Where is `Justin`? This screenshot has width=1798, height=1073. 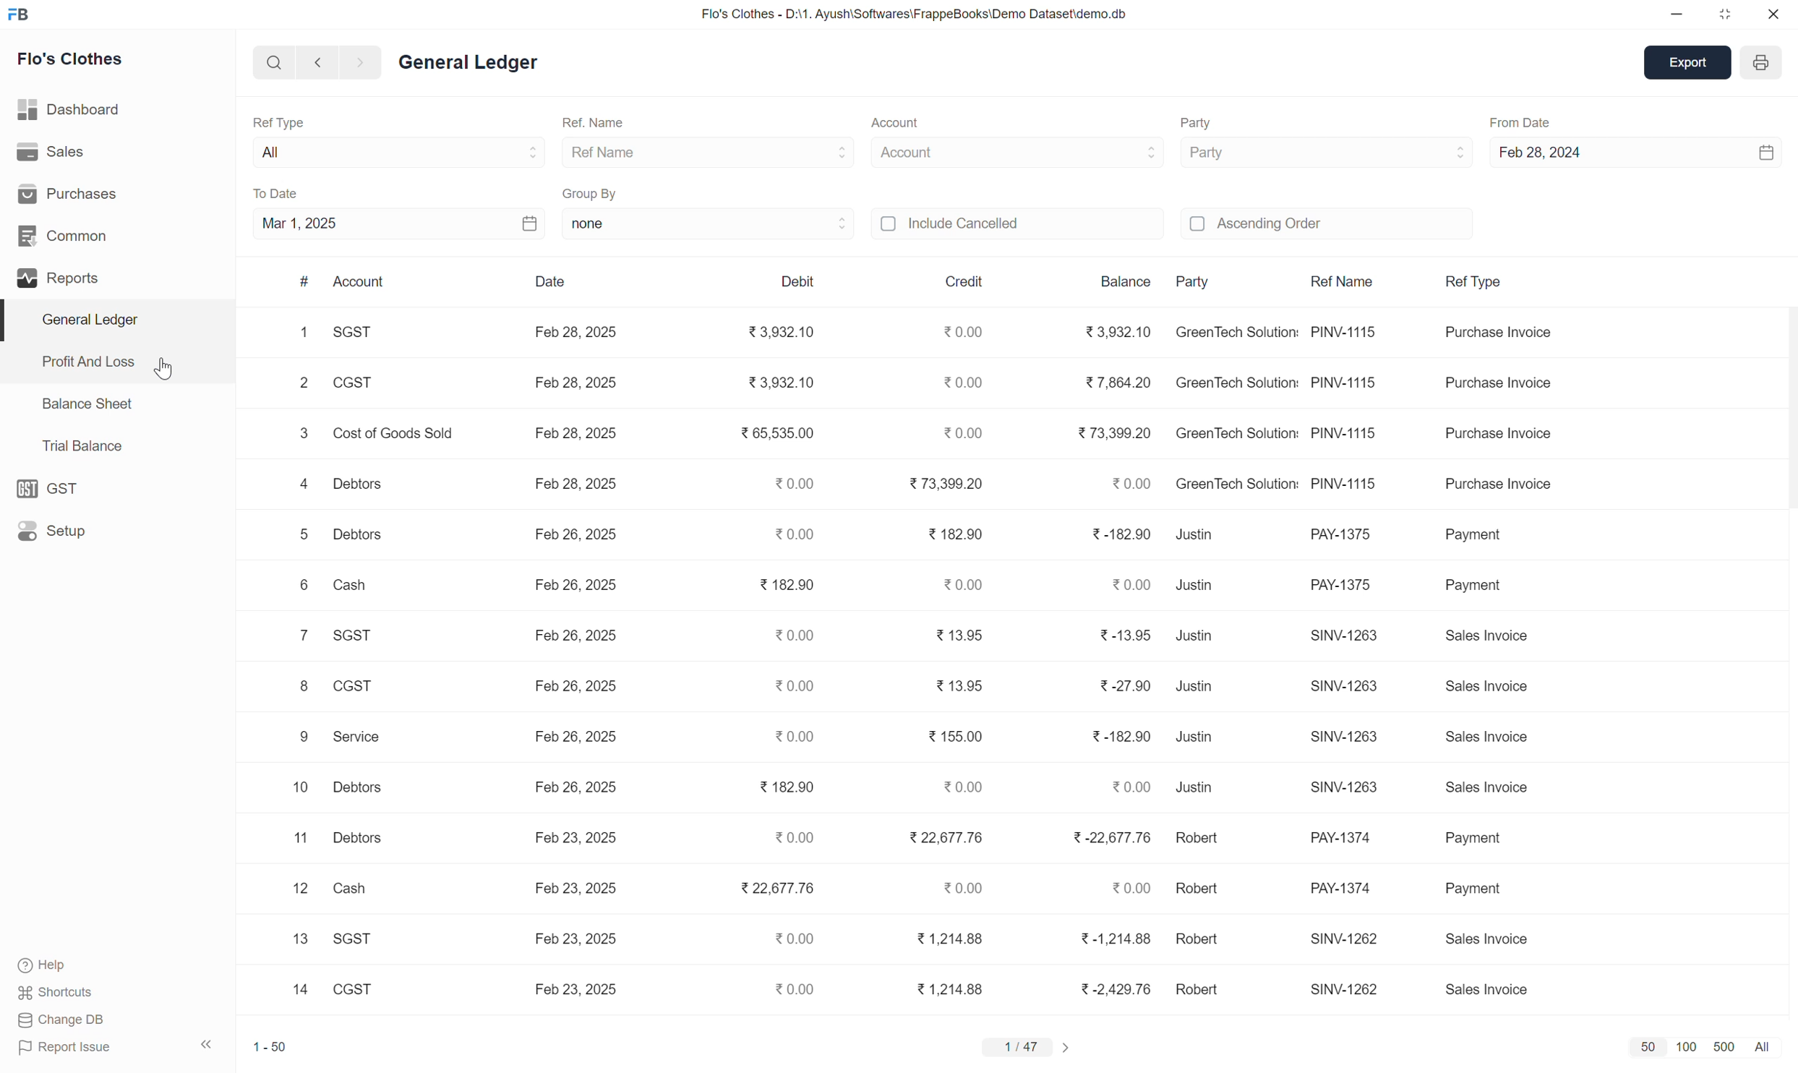
Justin is located at coordinates (1196, 638).